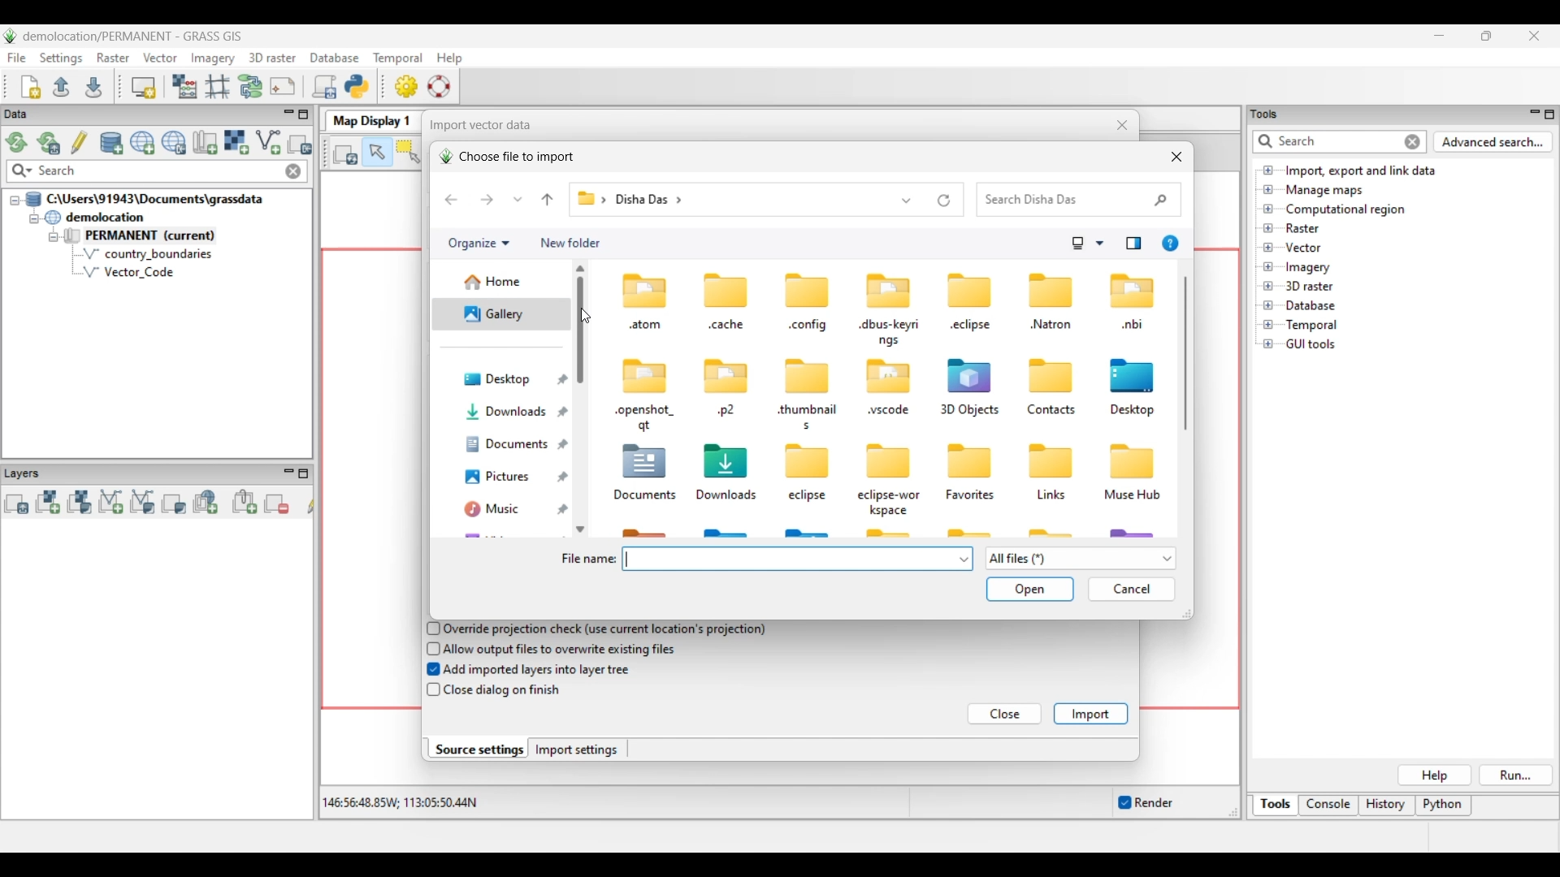 This screenshot has width=1560, height=877. I want to click on Project and software name, so click(133, 37).